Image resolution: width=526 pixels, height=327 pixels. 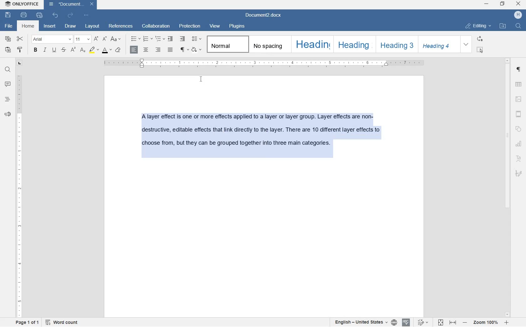 What do you see at coordinates (55, 50) in the screenshot?
I see `underline` at bounding box center [55, 50].